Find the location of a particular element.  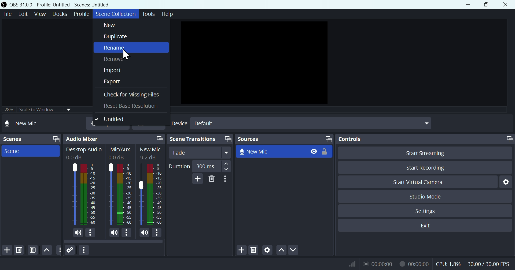

Audio mixer is located at coordinates (115, 138).